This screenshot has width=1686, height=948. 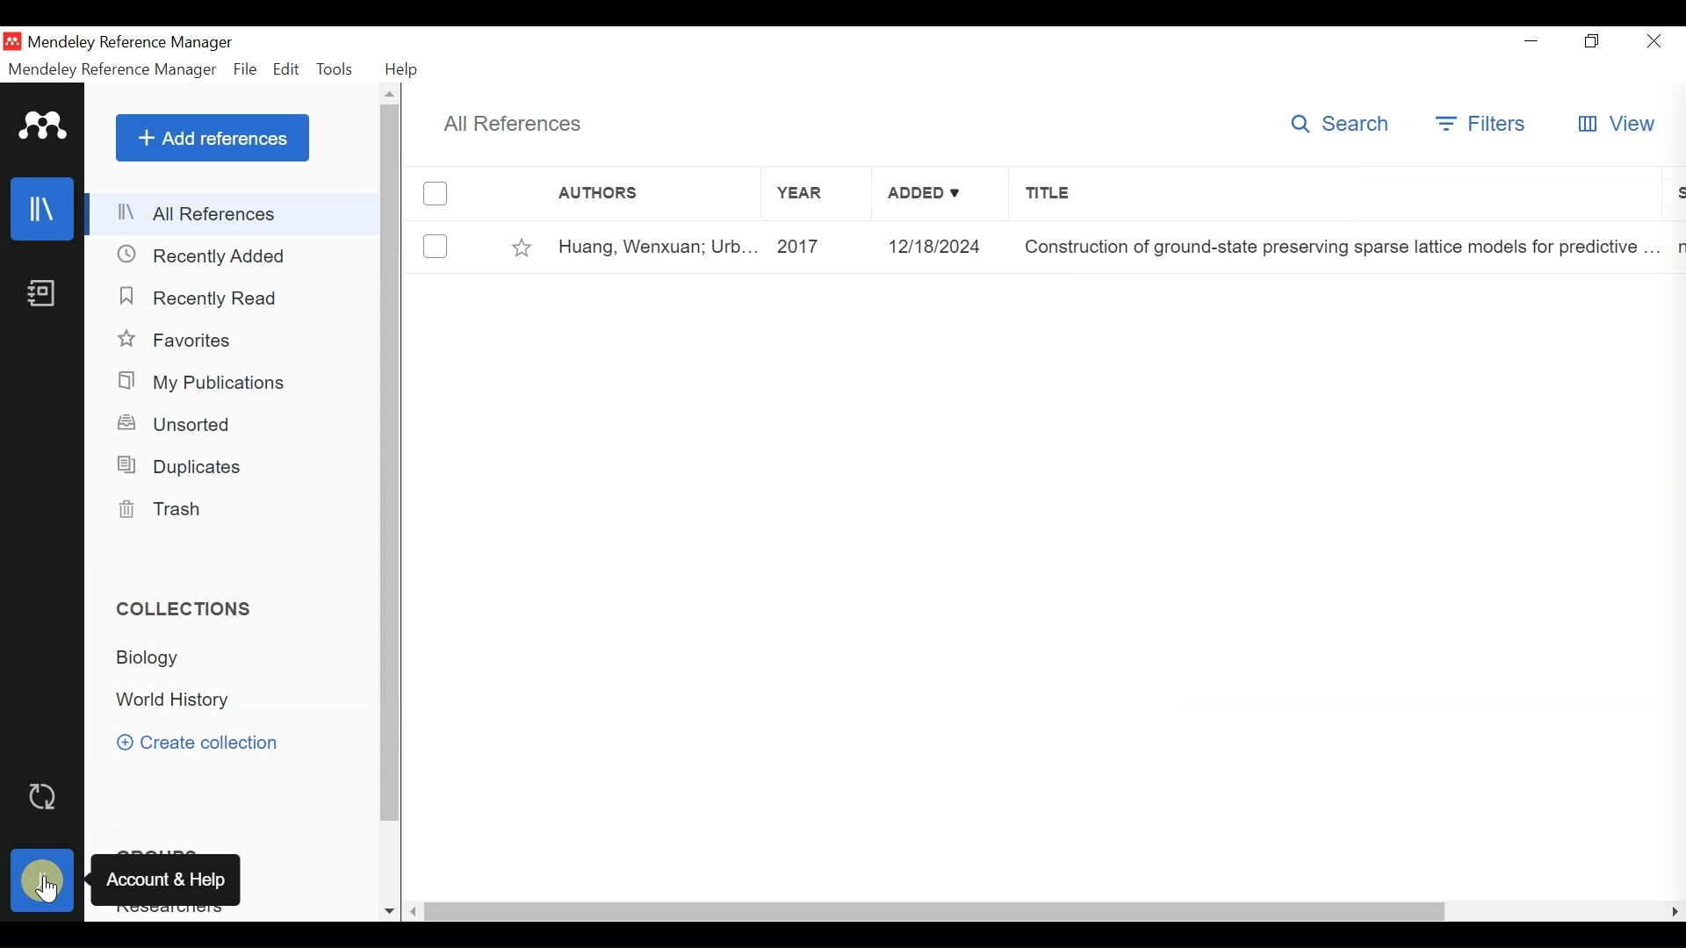 What do you see at coordinates (201, 298) in the screenshot?
I see `Recently Read` at bounding box center [201, 298].